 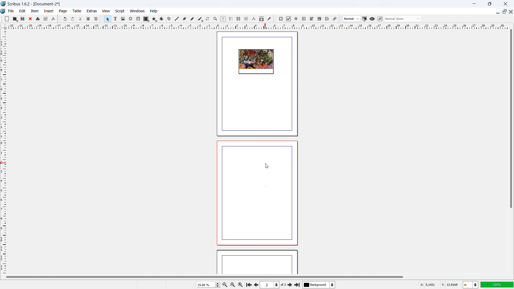 I want to click on move toolbox, so click(x=102, y=18).